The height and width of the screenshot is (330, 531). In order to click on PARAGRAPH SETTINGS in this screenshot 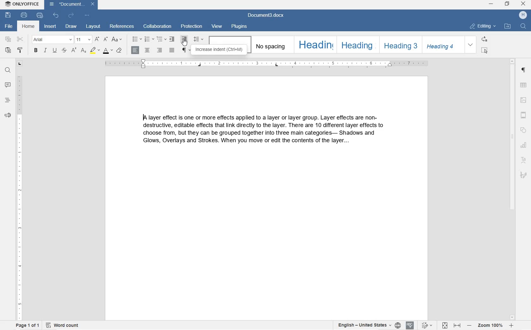, I will do `click(523, 70)`.